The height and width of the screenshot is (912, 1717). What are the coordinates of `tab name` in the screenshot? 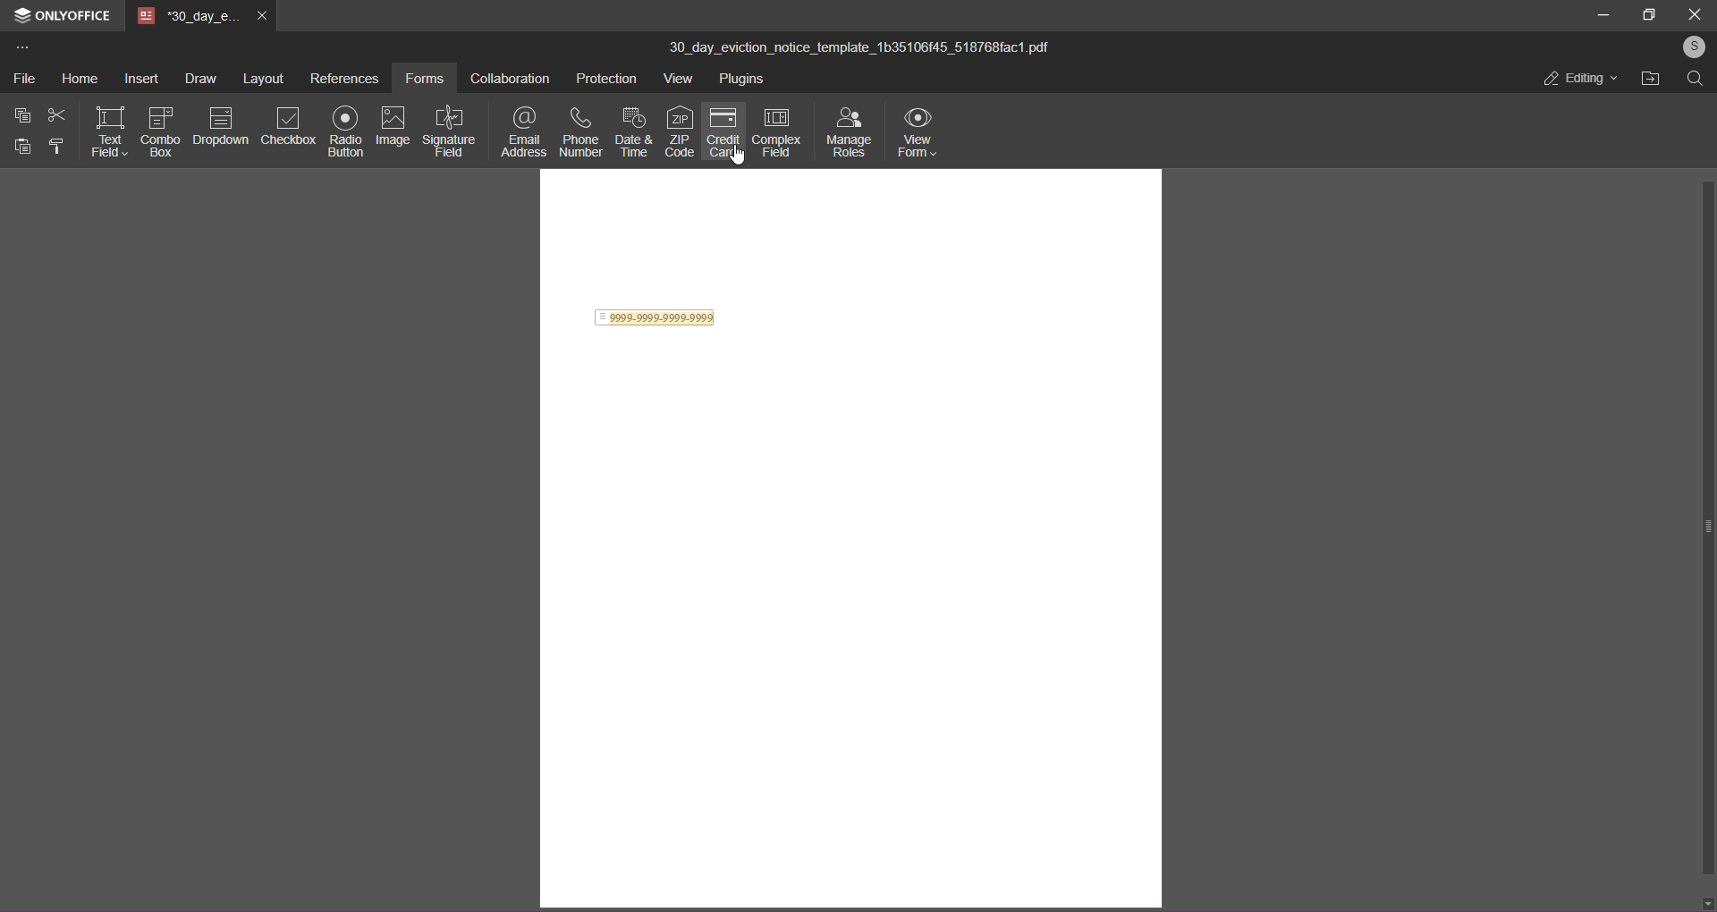 It's located at (186, 15).